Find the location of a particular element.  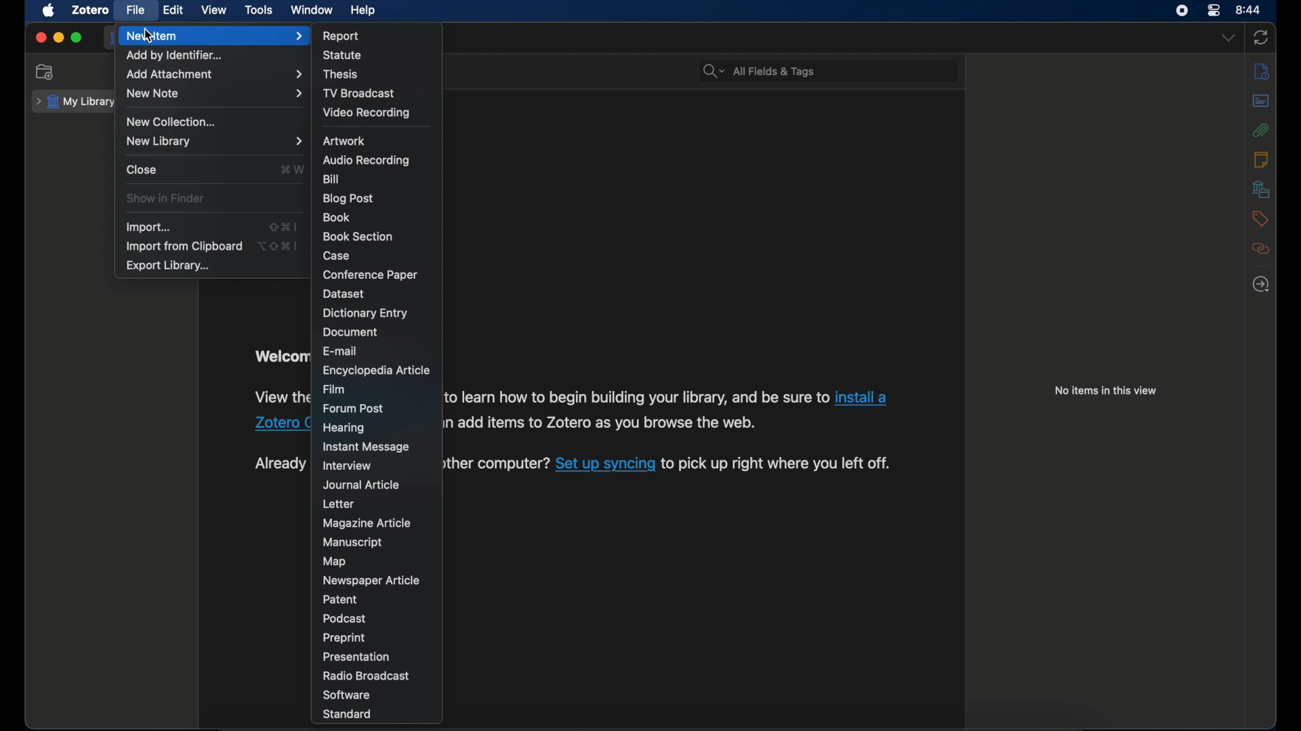

welcome to zotero is located at coordinates (281, 357).